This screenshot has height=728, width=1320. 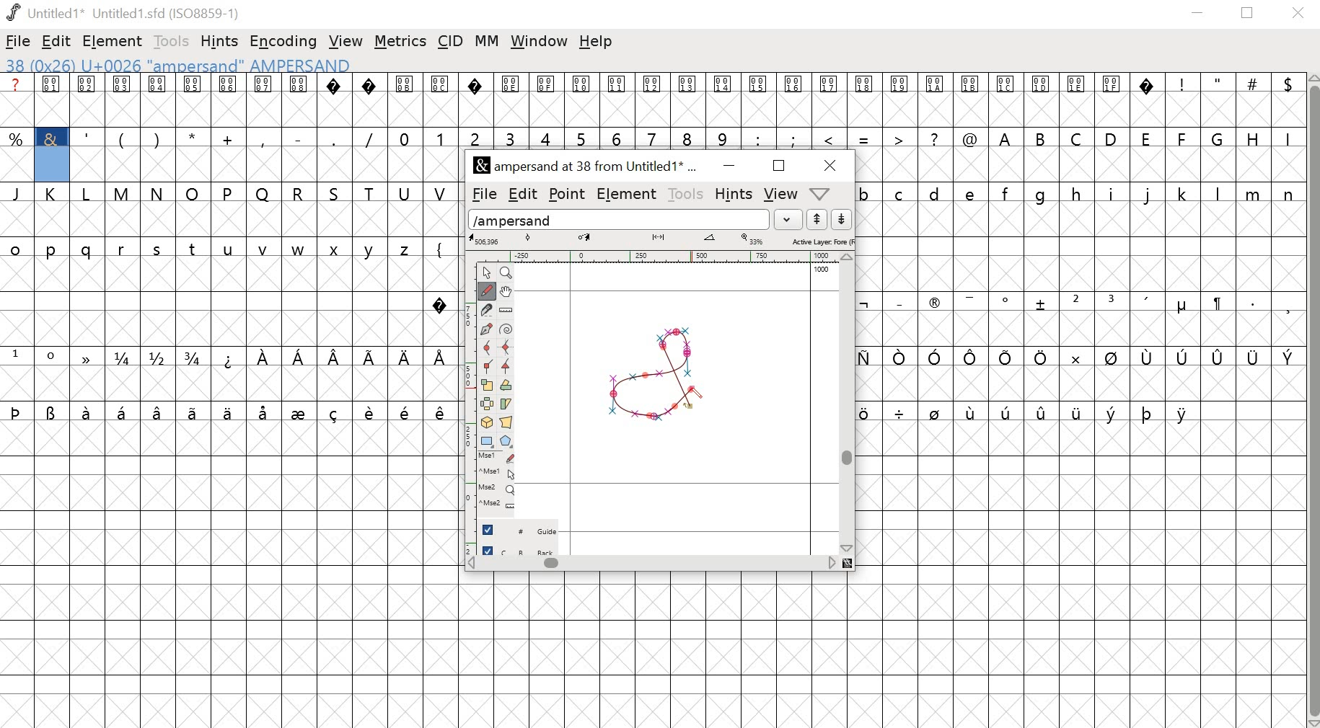 What do you see at coordinates (299, 251) in the screenshot?
I see `w` at bounding box center [299, 251].